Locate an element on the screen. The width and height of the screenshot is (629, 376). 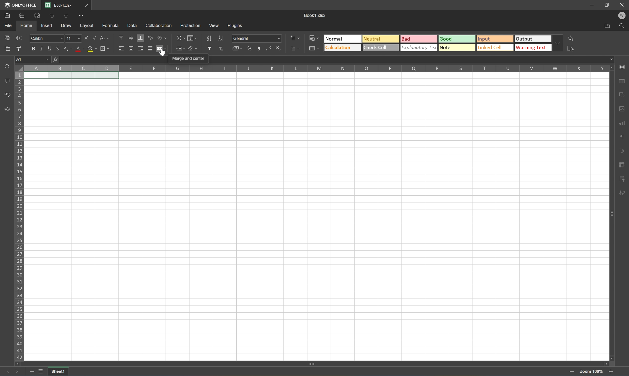
Sheet1 is located at coordinates (59, 372).